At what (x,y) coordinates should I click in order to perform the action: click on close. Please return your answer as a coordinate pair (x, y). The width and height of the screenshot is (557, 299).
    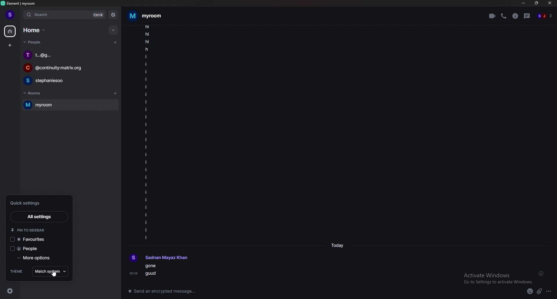
    Looking at the image, I should click on (550, 3).